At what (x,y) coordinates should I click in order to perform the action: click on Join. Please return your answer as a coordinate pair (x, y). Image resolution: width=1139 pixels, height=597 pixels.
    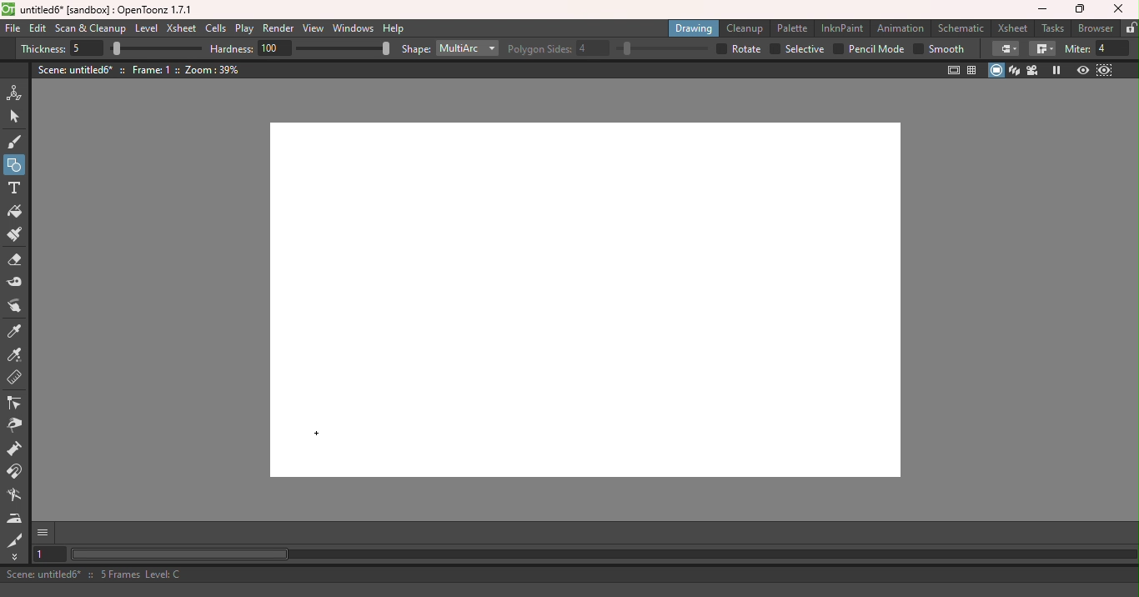
    Looking at the image, I should click on (1041, 49).